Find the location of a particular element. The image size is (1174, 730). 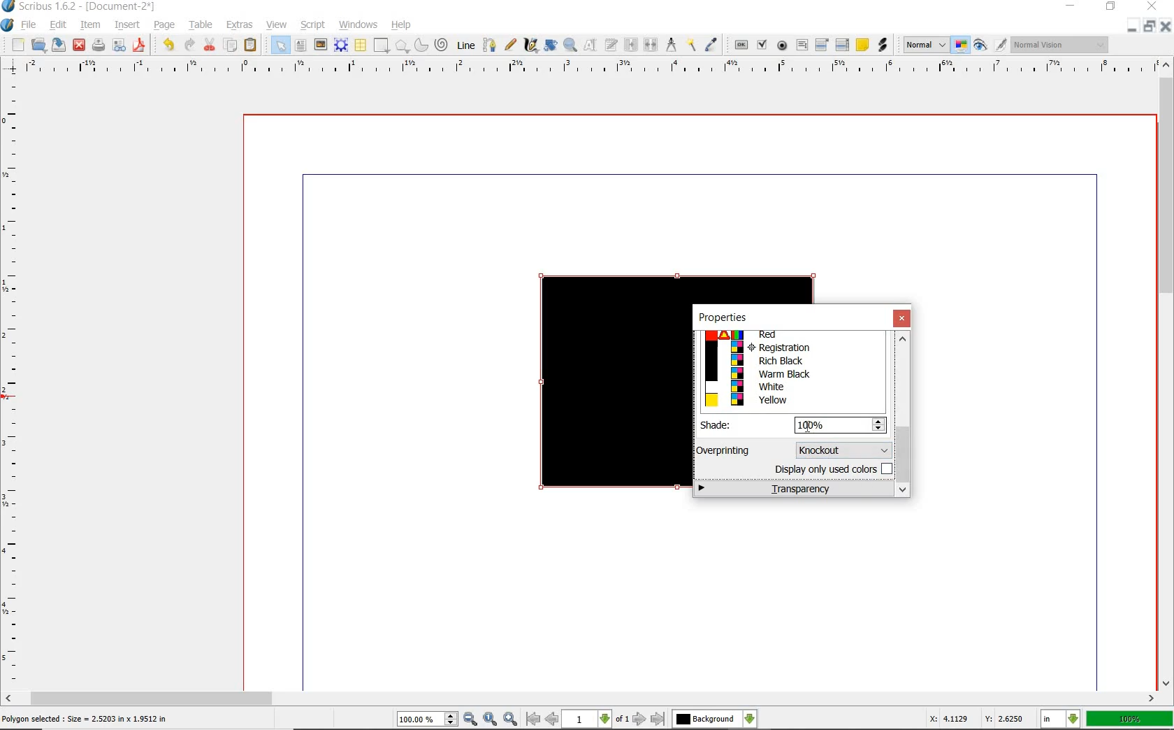

Yellow is located at coordinates (791, 401).